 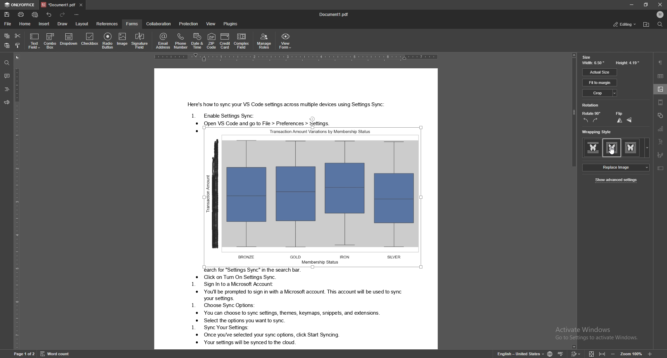 What do you see at coordinates (601, 93) in the screenshot?
I see `crop` at bounding box center [601, 93].